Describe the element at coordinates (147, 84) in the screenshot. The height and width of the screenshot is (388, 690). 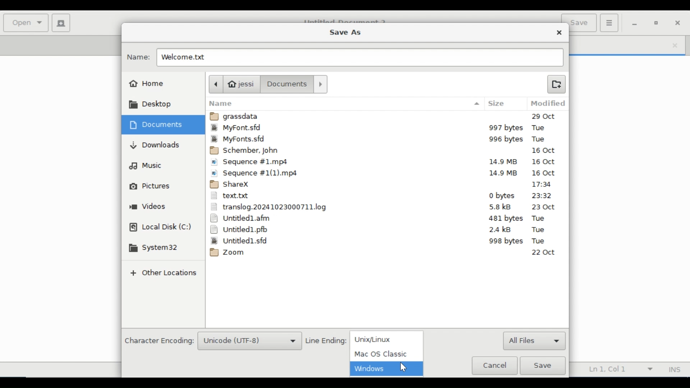
I see `Home` at that location.